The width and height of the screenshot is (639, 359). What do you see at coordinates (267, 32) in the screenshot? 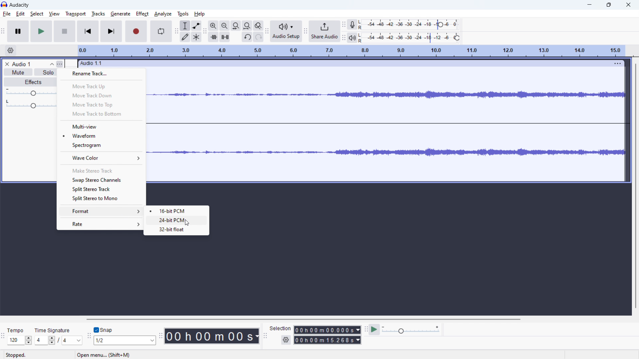
I see `audio setup toolbar` at bounding box center [267, 32].